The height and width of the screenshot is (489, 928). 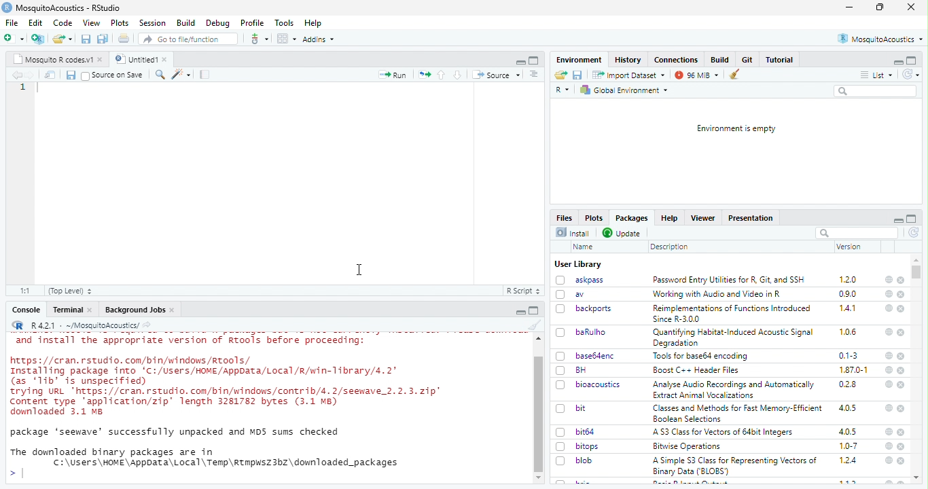 I want to click on cursor, so click(x=358, y=268).